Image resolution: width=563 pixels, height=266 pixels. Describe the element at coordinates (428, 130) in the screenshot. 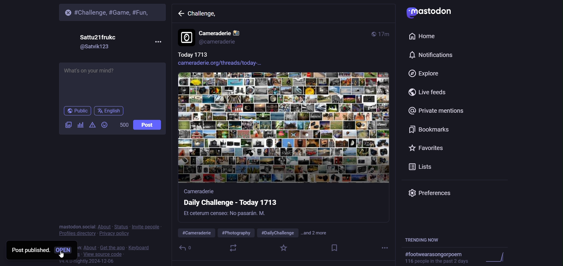

I see `bookmark` at that location.